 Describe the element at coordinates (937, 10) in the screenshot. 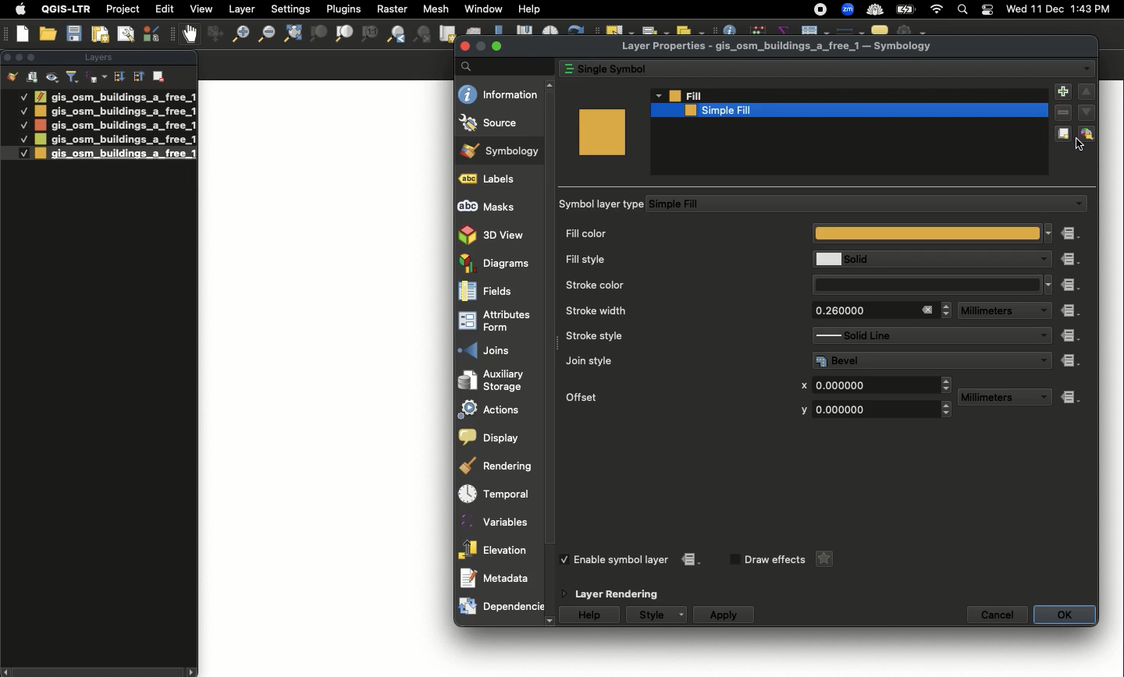

I see `Wif` at that location.